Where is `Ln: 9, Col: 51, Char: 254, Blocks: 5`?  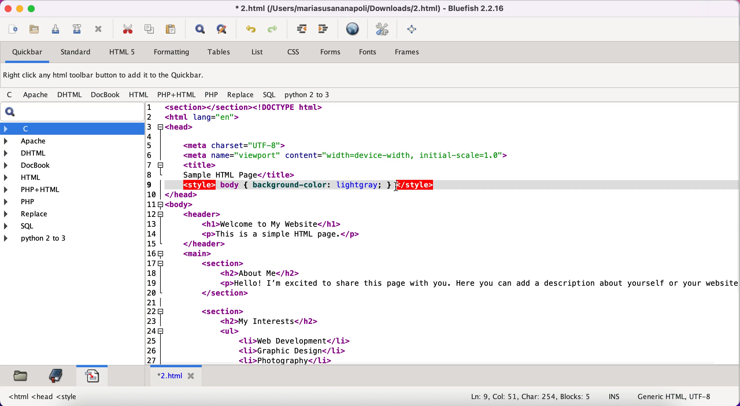
Ln: 9, Col: 51, Char: 254, Blocks: 5 is located at coordinates (531, 397).